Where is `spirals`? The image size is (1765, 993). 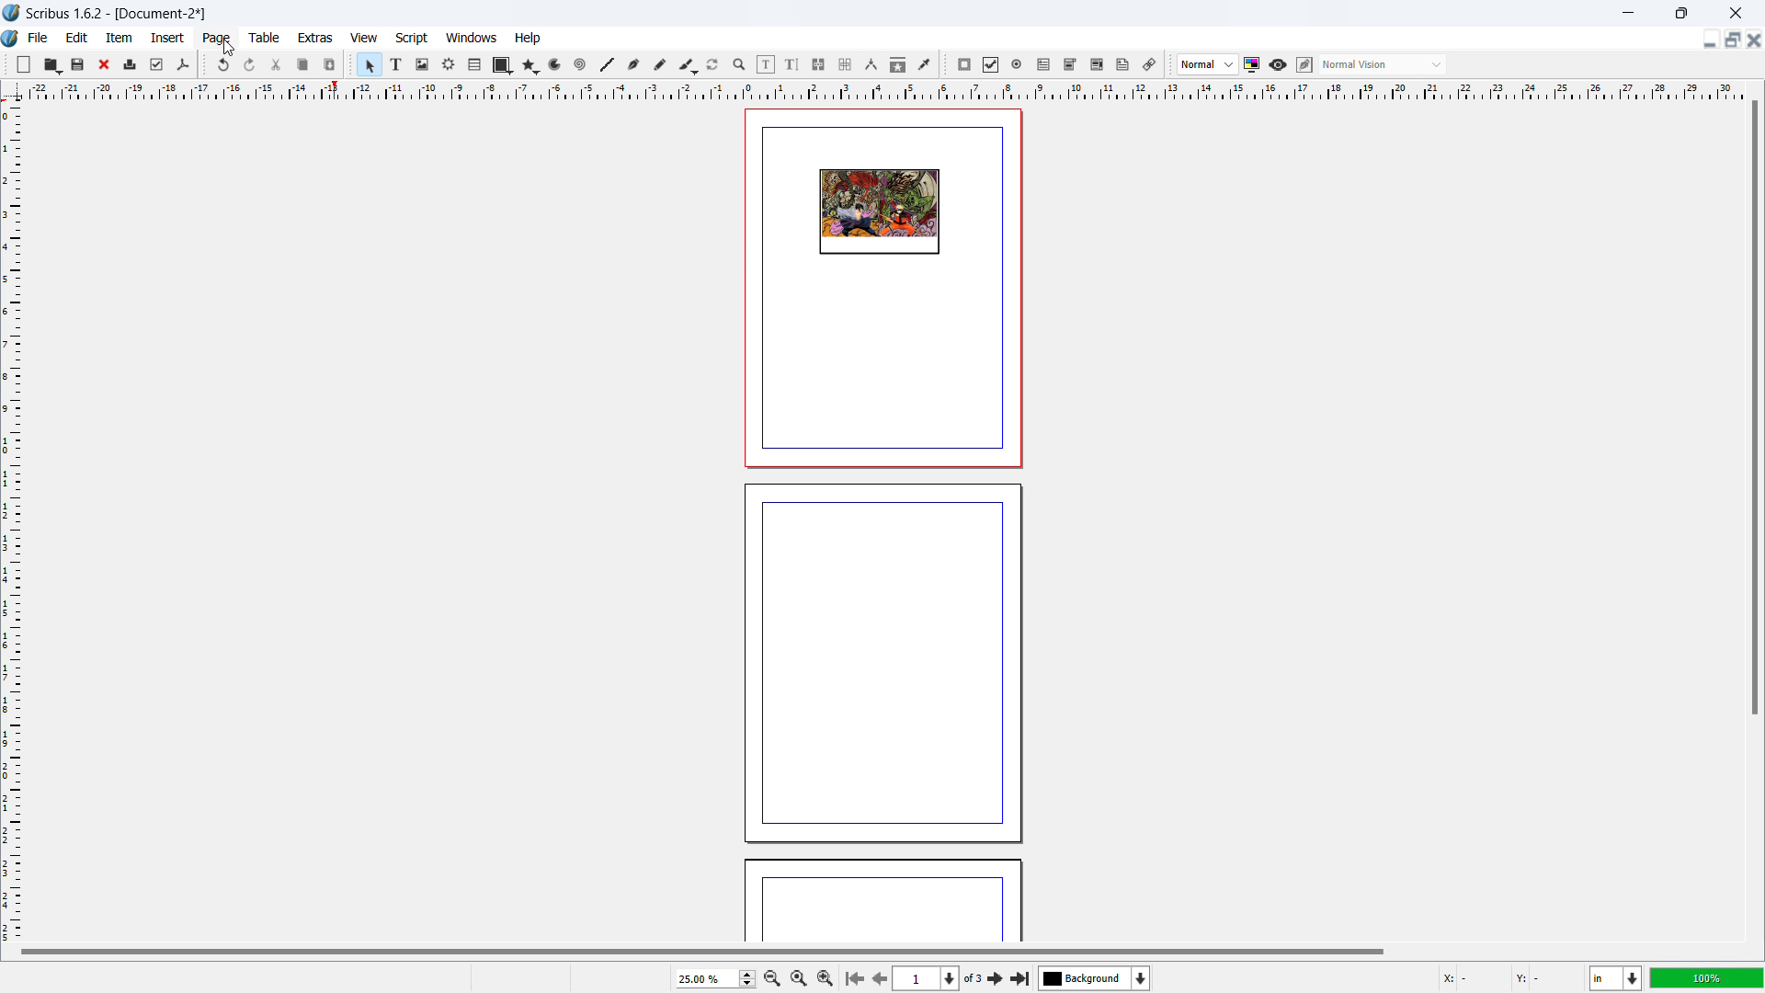 spirals is located at coordinates (581, 65).